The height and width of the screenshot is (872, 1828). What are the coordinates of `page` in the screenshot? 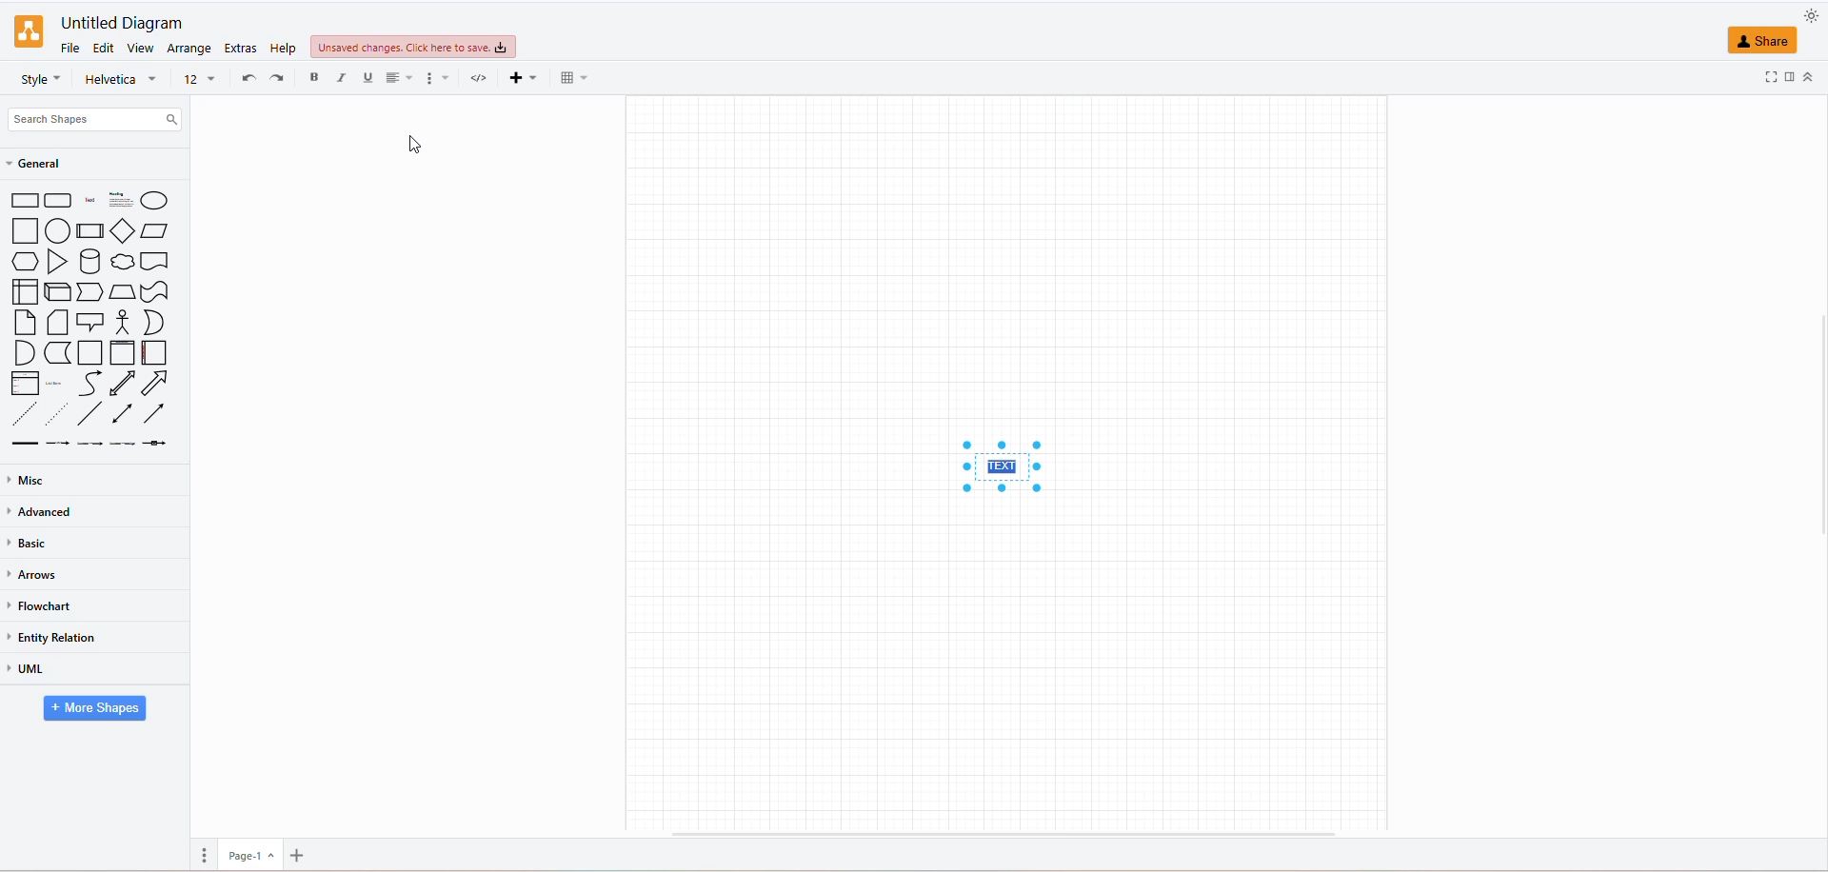 It's located at (207, 855).